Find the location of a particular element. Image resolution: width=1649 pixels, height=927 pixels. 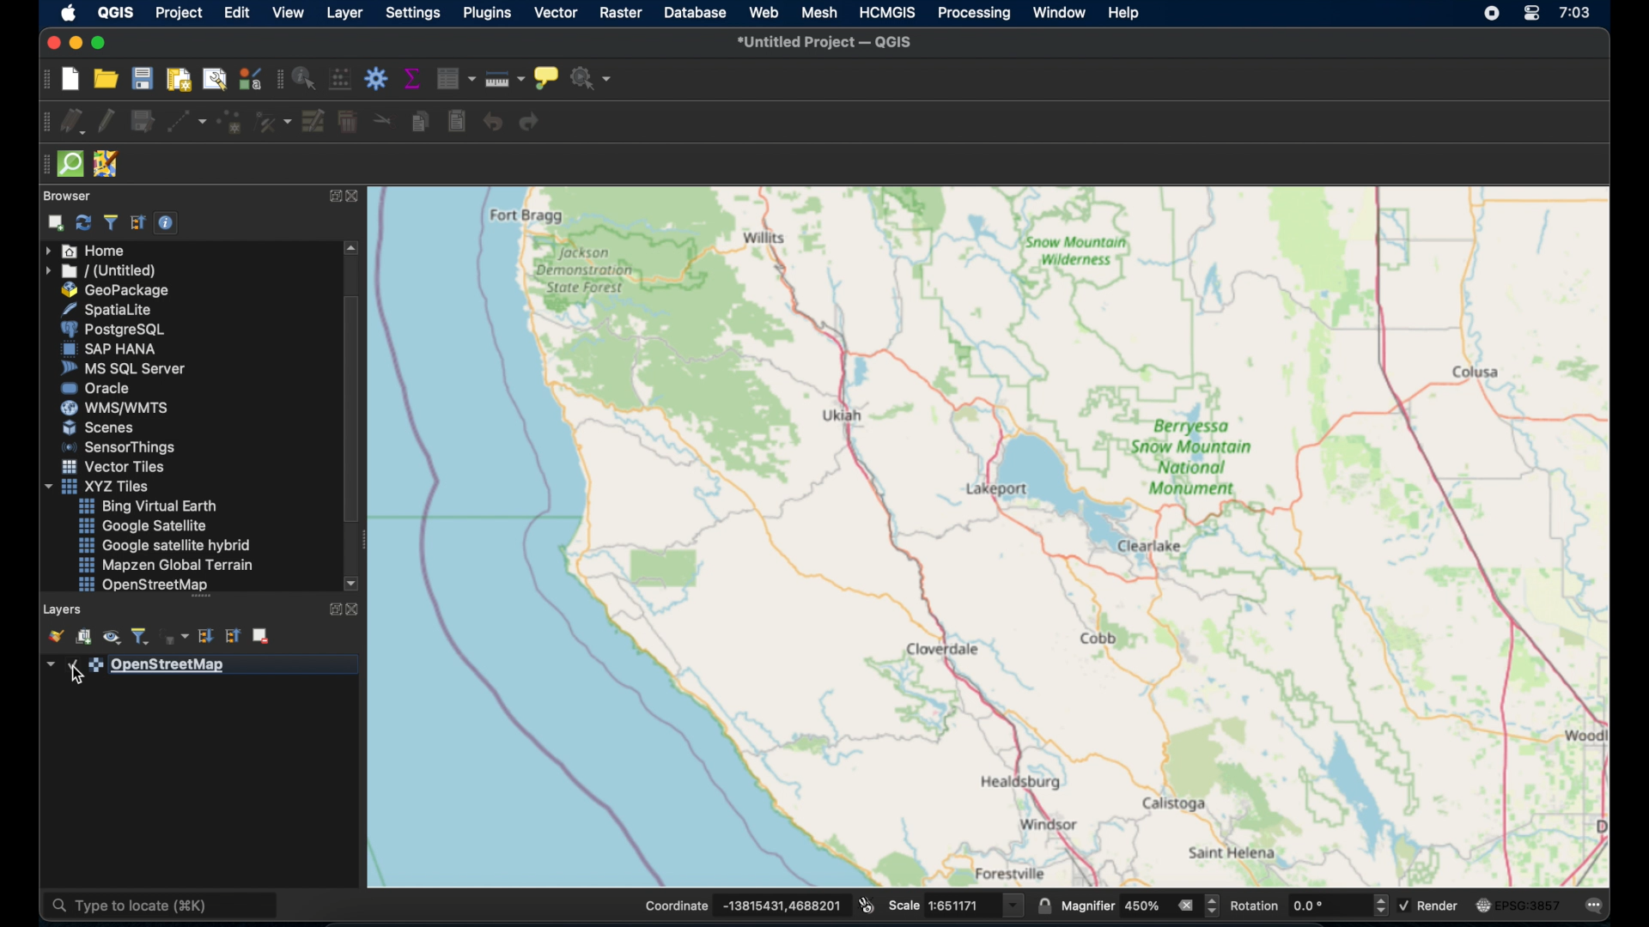

rotation is located at coordinates (1310, 906).